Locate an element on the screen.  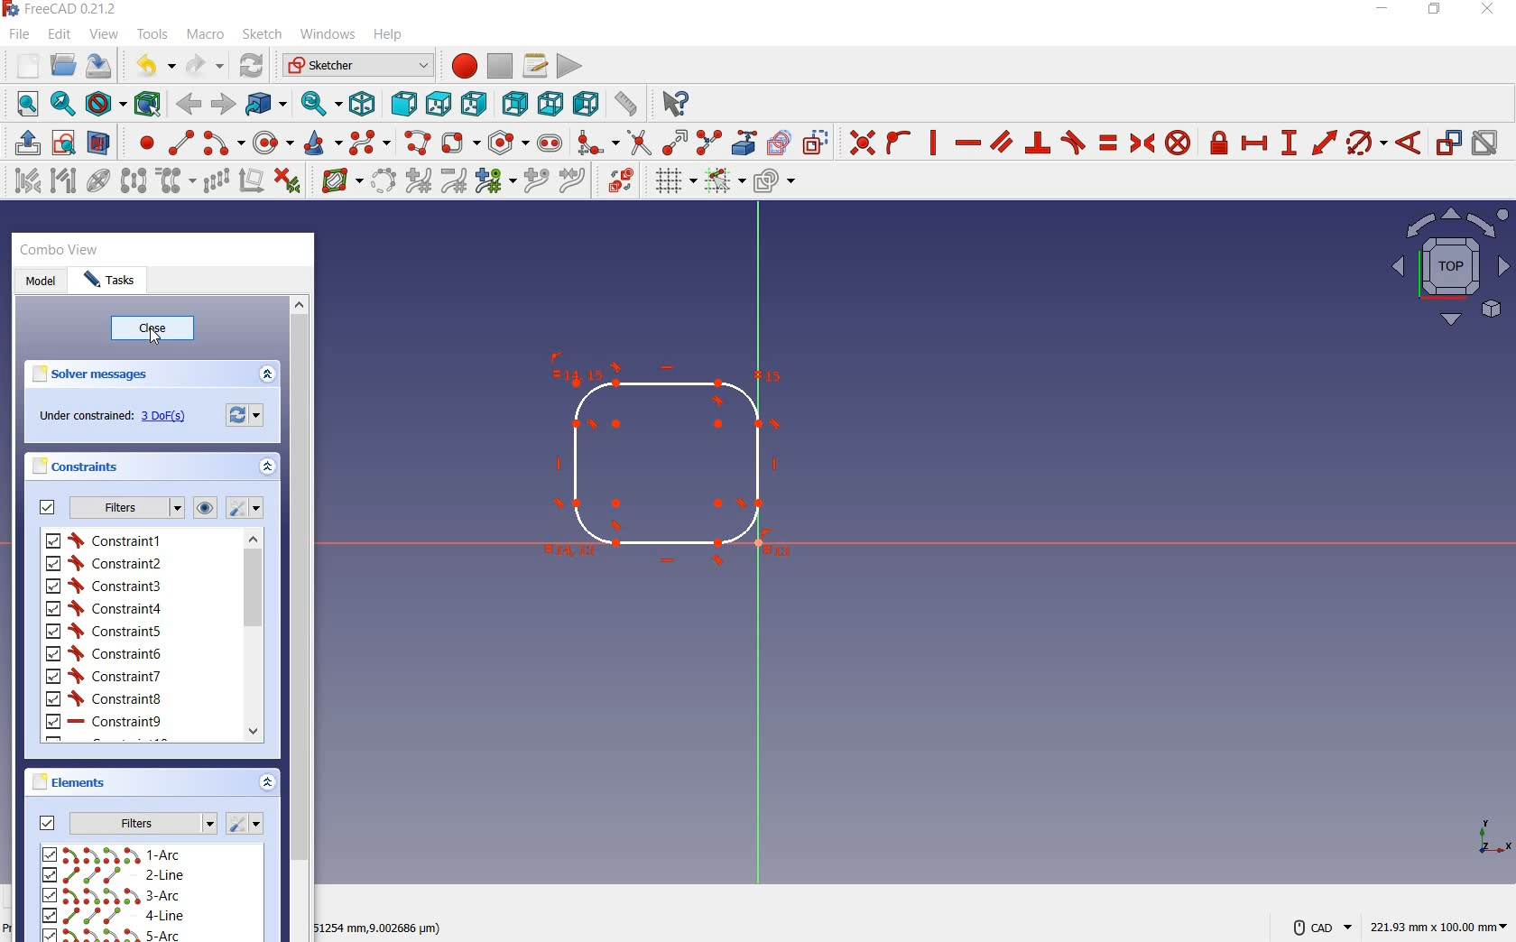
close is located at coordinates (153, 329).